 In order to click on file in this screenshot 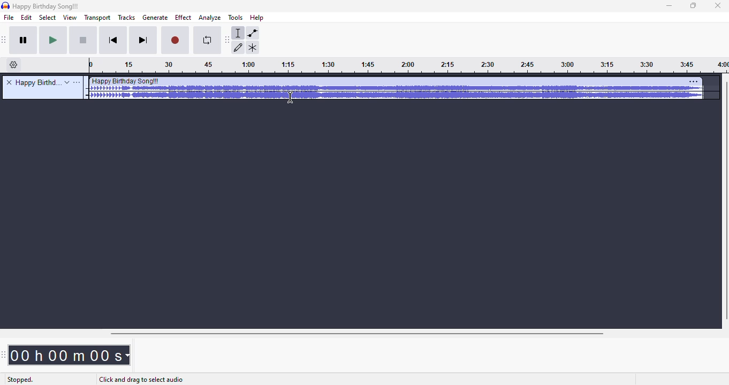, I will do `click(9, 18)`.